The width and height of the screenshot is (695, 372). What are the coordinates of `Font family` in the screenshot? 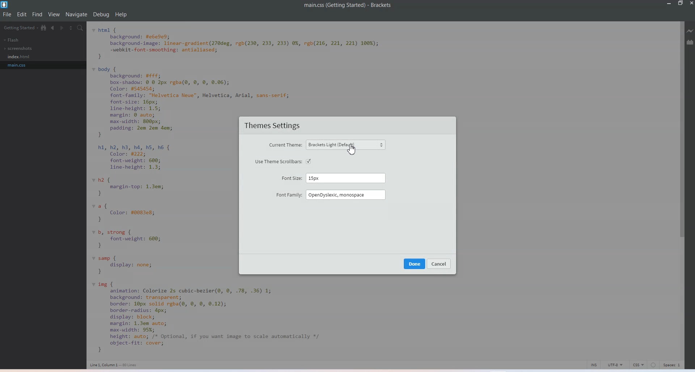 It's located at (289, 195).